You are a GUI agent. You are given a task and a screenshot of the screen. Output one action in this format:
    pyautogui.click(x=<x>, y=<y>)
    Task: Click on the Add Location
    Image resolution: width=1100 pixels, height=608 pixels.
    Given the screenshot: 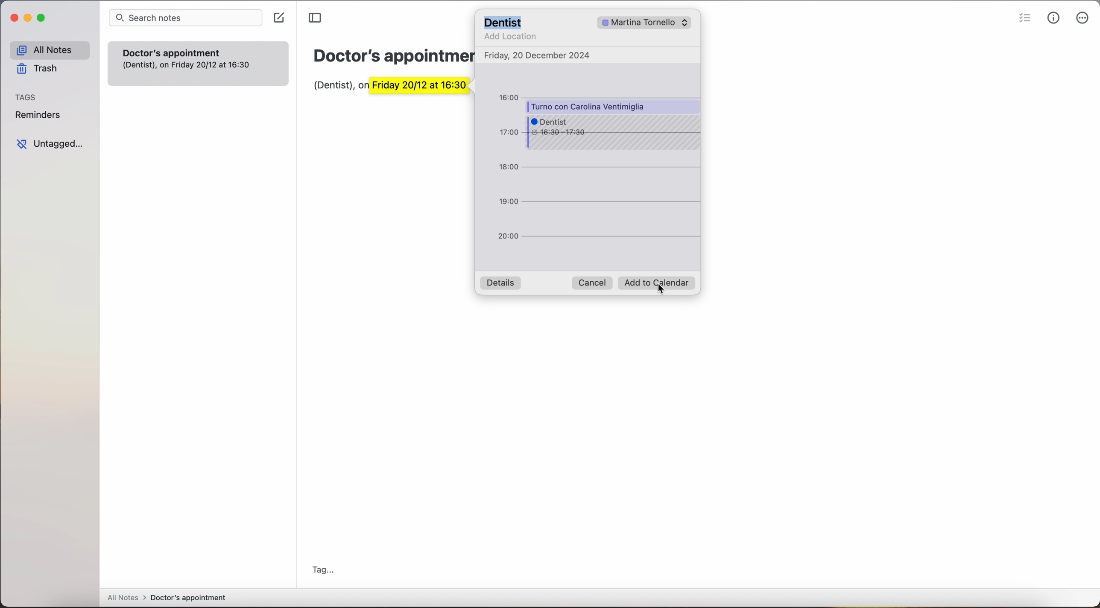 What is the action you would take?
    pyautogui.click(x=510, y=38)
    